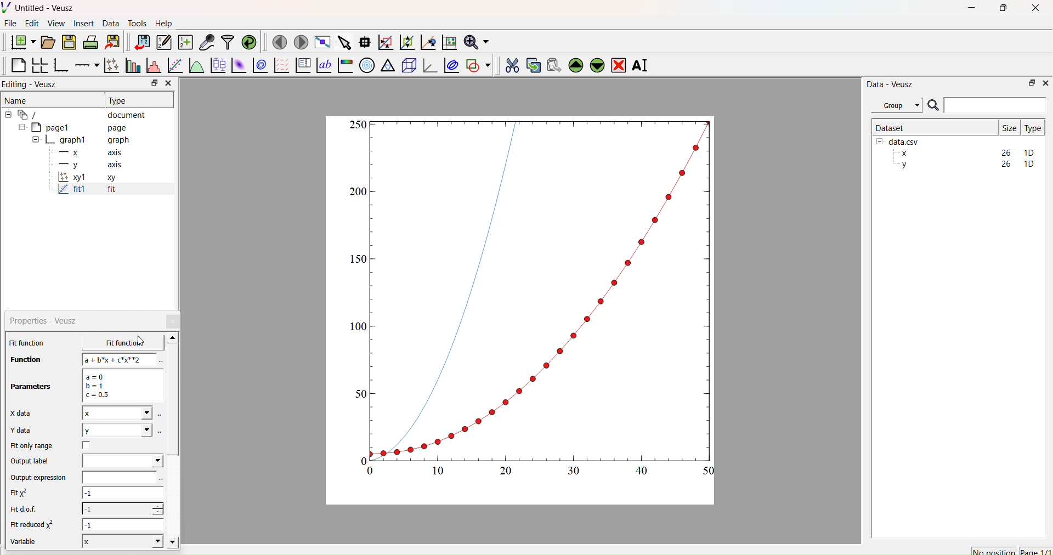 The width and height of the screenshot is (1053, 555). What do you see at coordinates (25, 493) in the screenshot?
I see `Fit x^2` at bounding box center [25, 493].